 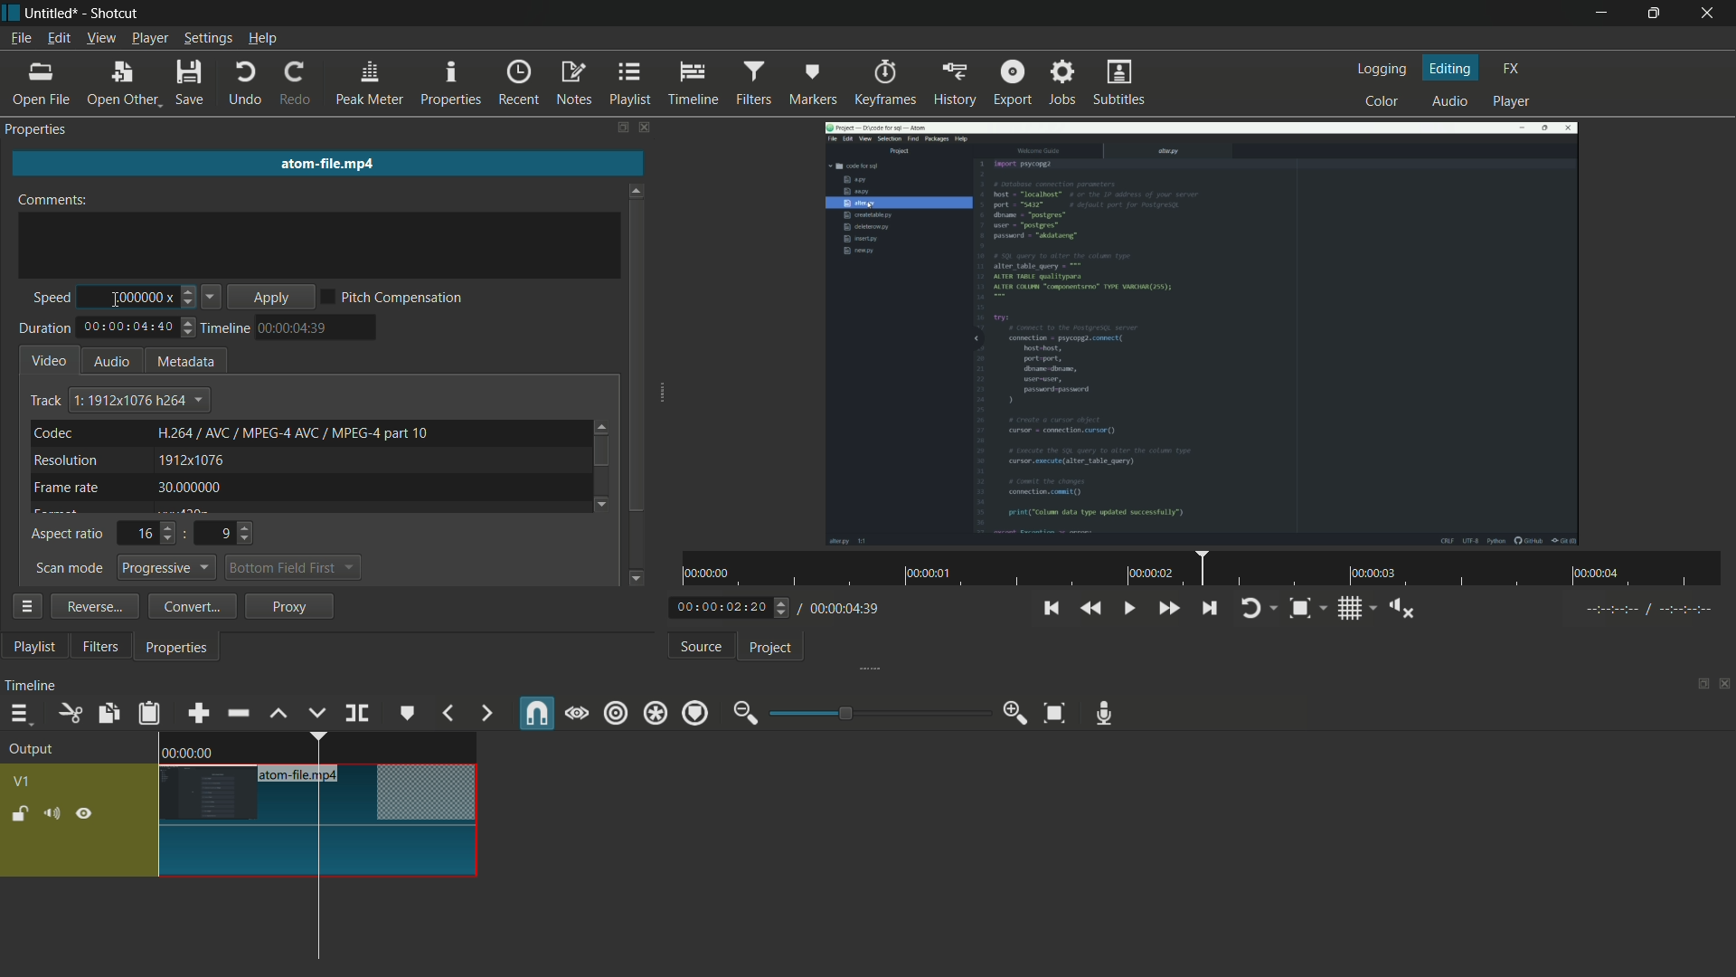 I want to click on apply, so click(x=270, y=297).